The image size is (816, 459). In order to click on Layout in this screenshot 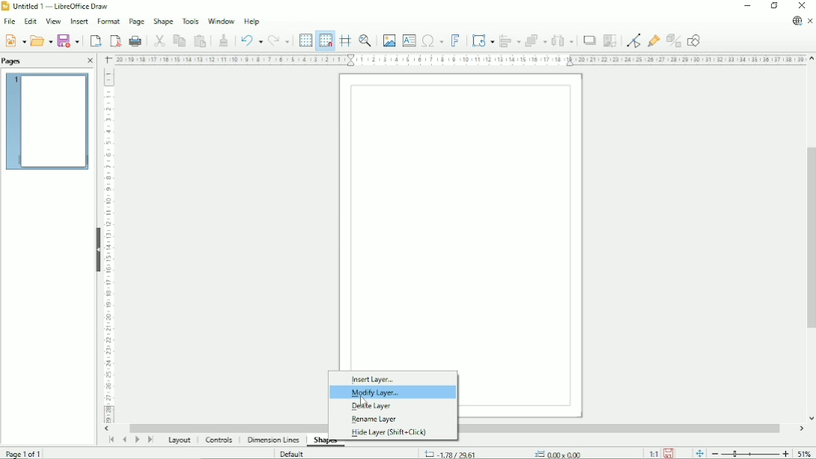, I will do `click(178, 441)`.